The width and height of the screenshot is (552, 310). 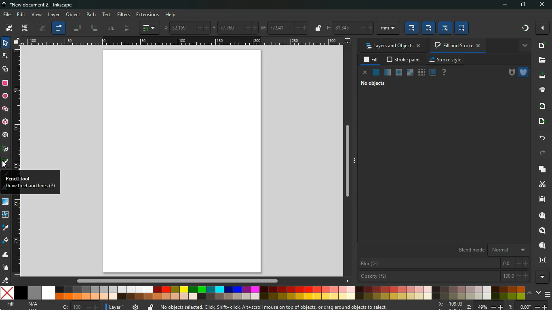 What do you see at coordinates (185, 161) in the screenshot?
I see `image` at bounding box center [185, 161].